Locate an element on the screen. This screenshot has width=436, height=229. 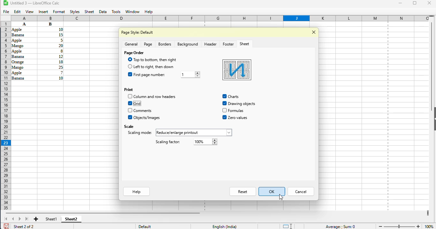
 is located at coordinates (50, 35).